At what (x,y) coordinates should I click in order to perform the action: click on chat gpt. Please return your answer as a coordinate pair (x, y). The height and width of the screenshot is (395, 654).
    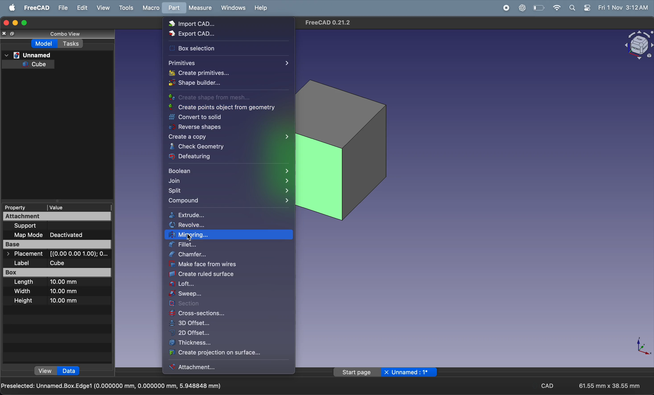
    Looking at the image, I should click on (524, 7).